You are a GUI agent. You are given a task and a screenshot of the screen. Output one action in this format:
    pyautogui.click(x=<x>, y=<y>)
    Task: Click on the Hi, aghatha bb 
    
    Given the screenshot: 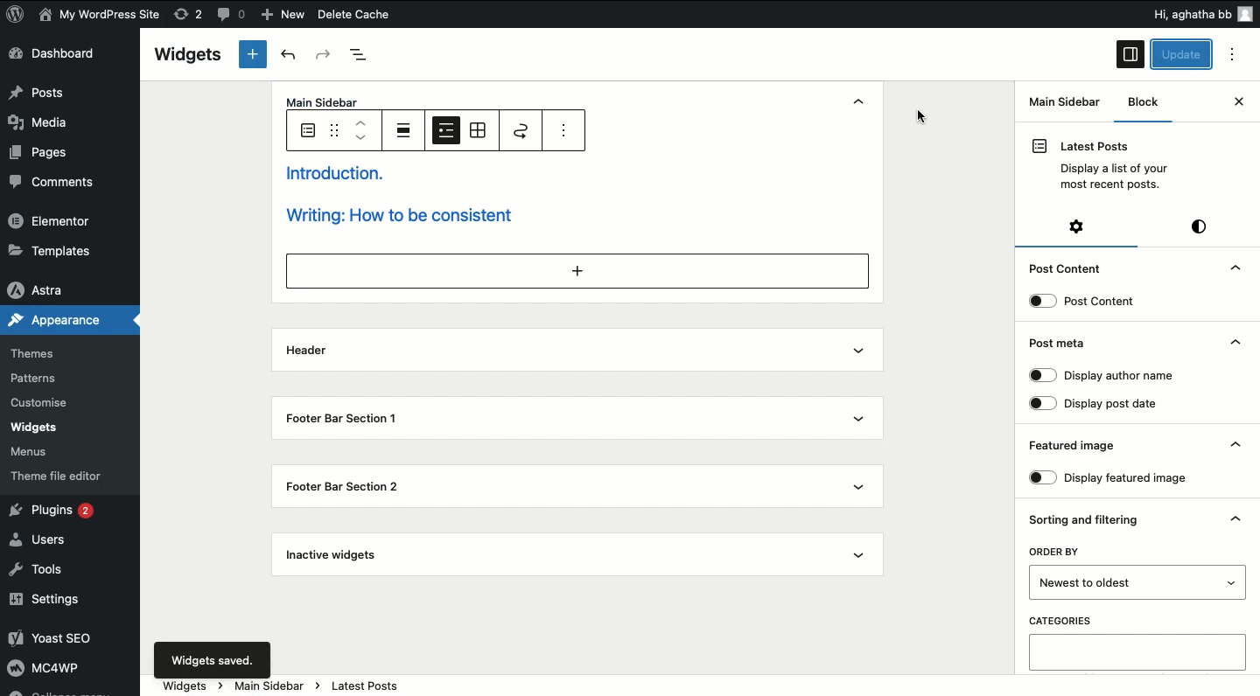 What is the action you would take?
    pyautogui.click(x=1197, y=13)
    